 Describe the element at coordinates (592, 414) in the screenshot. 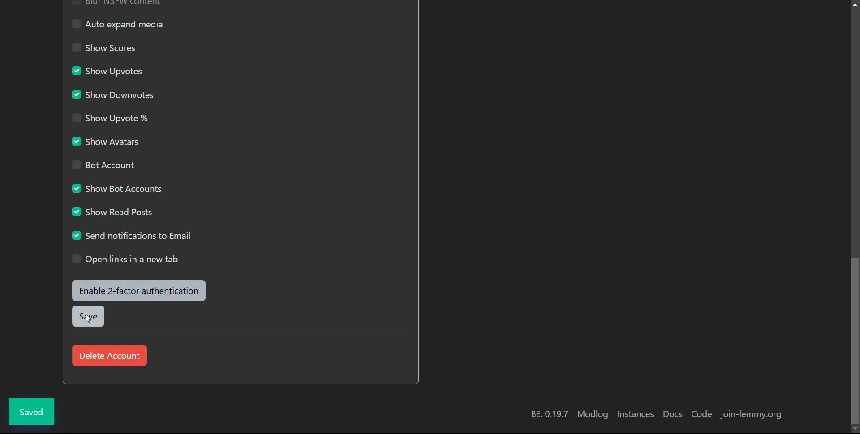

I see `modlog` at that location.